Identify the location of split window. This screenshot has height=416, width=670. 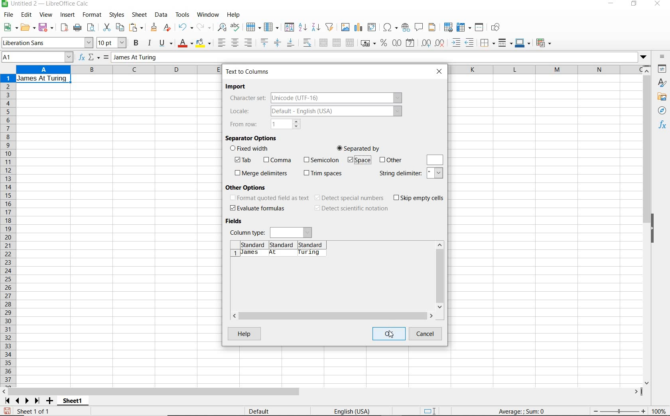
(480, 27).